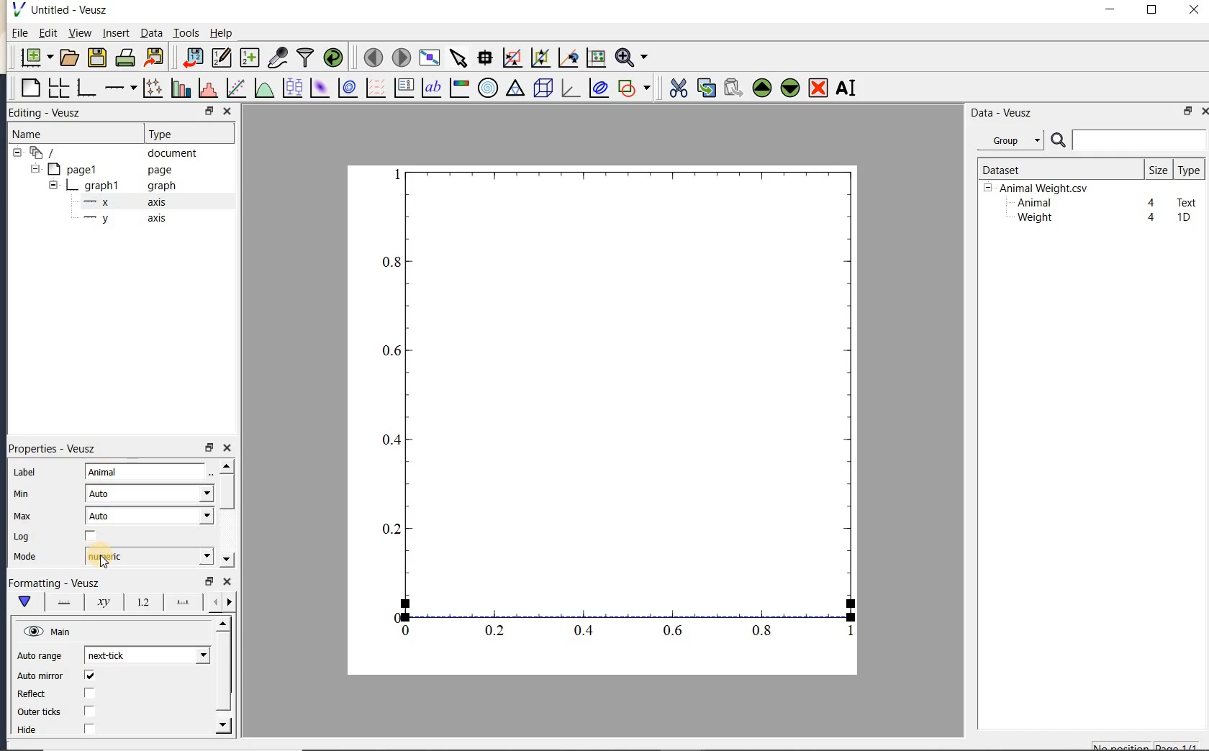  Describe the element at coordinates (150, 516) in the screenshot. I see `Auto` at that location.